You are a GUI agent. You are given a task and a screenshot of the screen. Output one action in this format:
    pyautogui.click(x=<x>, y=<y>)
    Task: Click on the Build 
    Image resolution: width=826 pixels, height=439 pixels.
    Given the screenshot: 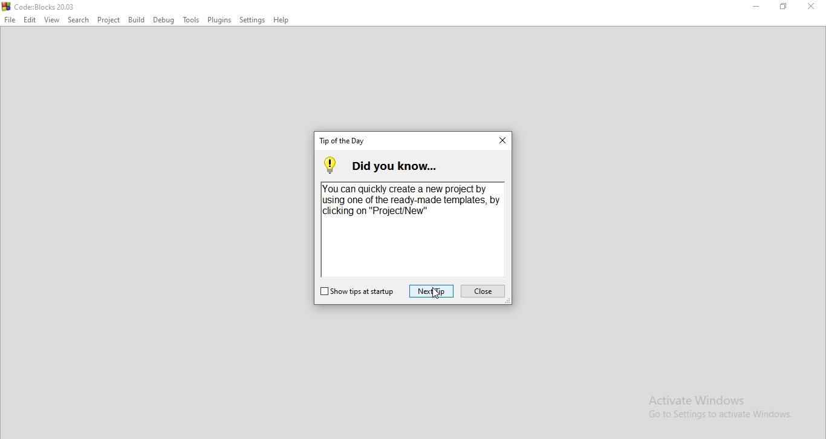 What is the action you would take?
    pyautogui.click(x=136, y=20)
    